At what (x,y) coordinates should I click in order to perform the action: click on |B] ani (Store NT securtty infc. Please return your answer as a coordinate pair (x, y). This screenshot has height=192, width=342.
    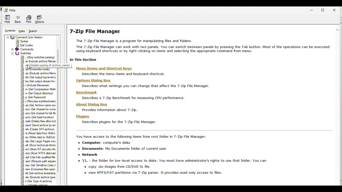
    Looking at the image, I should click on (38, 149).